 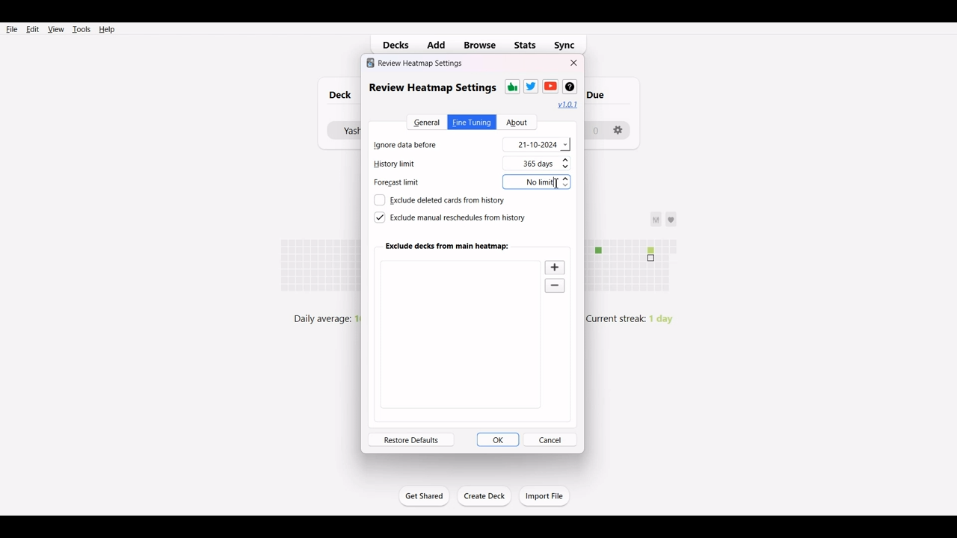 What do you see at coordinates (416, 143) in the screenshot?
I see `Ignore data before` at bounding box center [416, 143].